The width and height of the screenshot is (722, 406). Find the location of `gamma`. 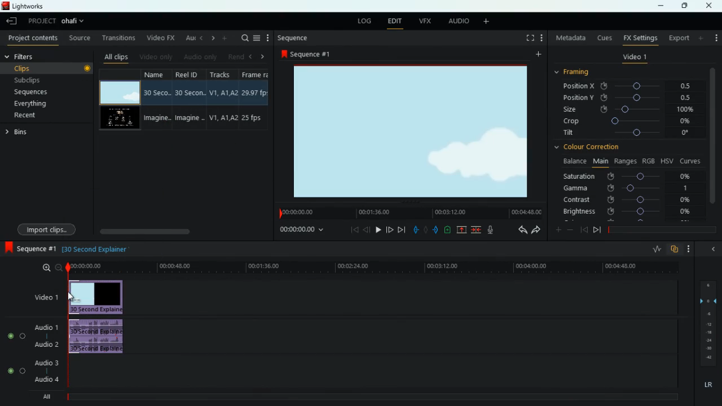

gamma is located at coordinates (633, 188).